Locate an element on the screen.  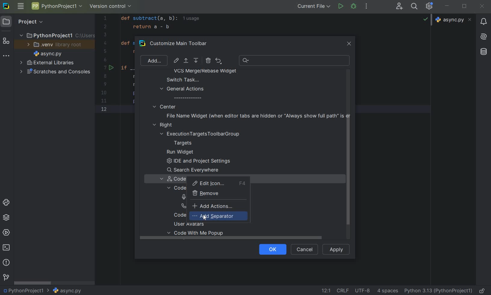
GO TO LINE is located at coordinates (325, 290).